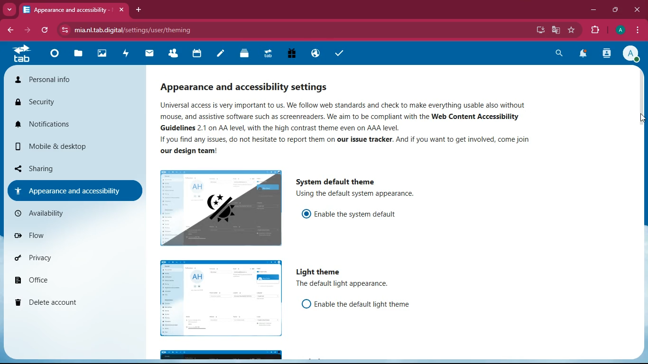 This screenshot has width=648, height=364. I want to click on notifications, so click(68, 125).